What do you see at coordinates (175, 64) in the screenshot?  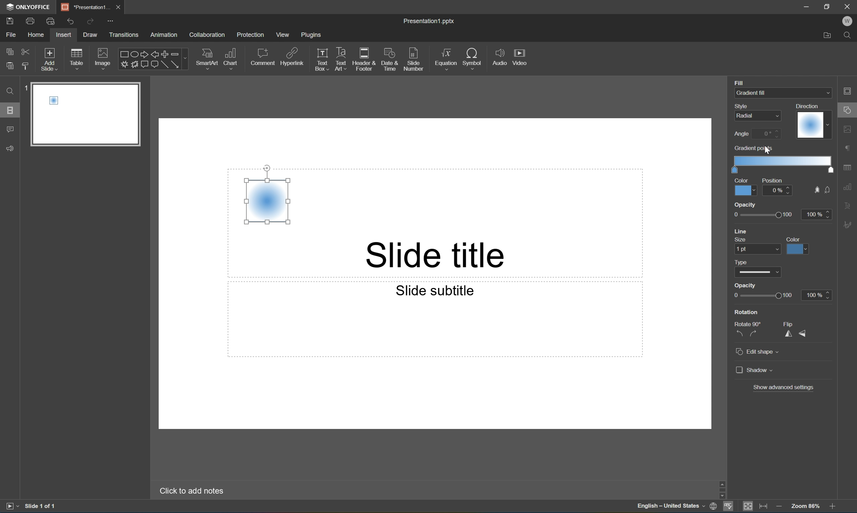 I see `Arrow` at bounding box center [175, 64].